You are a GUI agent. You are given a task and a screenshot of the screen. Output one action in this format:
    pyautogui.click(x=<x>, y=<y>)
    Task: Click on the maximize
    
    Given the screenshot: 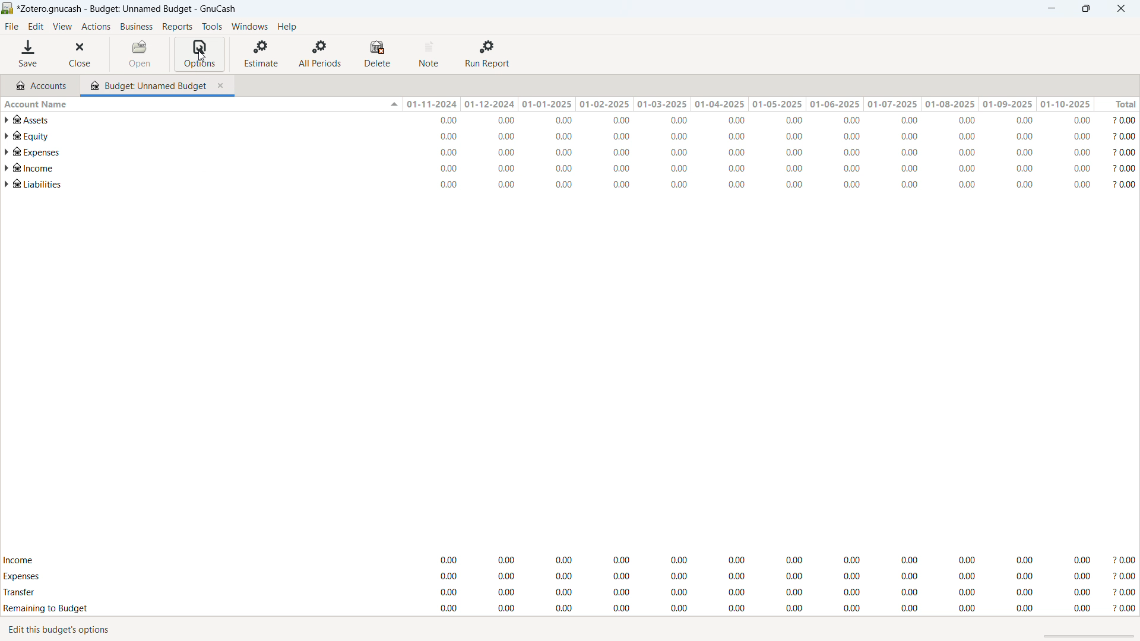 What is the action you would take?
    pyautogui.click(x=1085, y=9)
    